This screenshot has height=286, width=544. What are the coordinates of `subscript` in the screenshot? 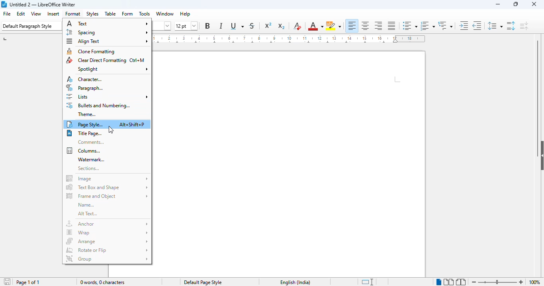 It's located at (281, 26).